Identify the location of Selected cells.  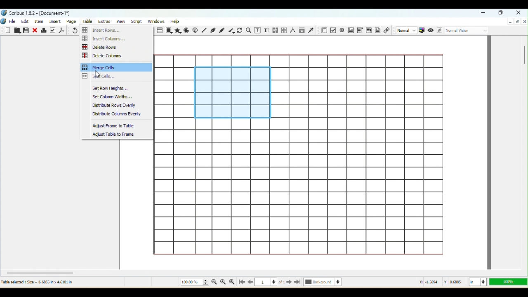
(232, 92).